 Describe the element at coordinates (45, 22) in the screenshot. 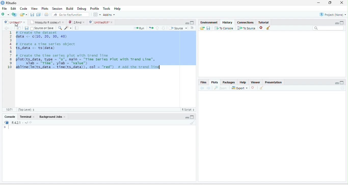

I see `Mosquito R codes.v1` at that location.